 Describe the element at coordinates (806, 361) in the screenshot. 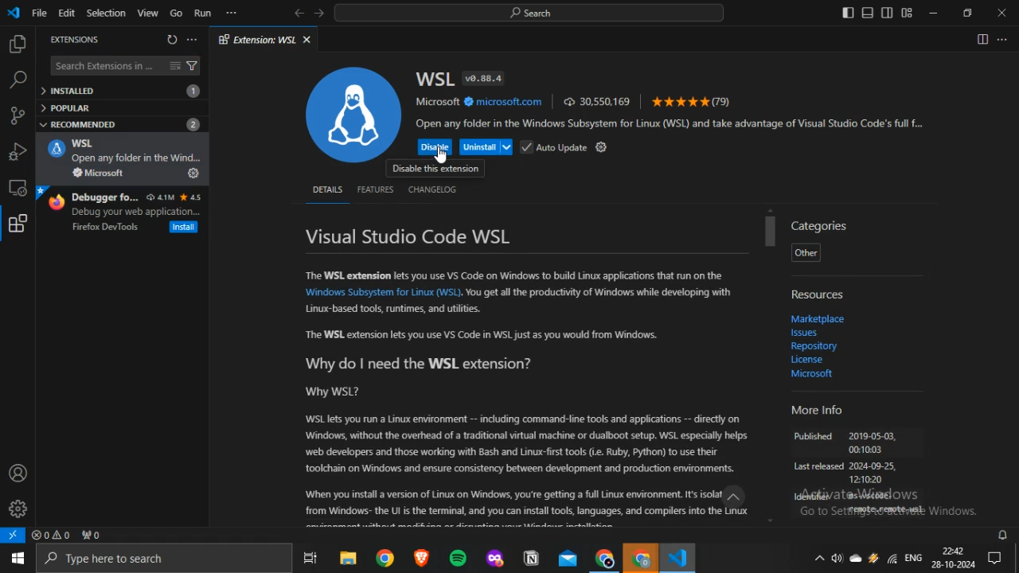

I see `Licence` at that location.